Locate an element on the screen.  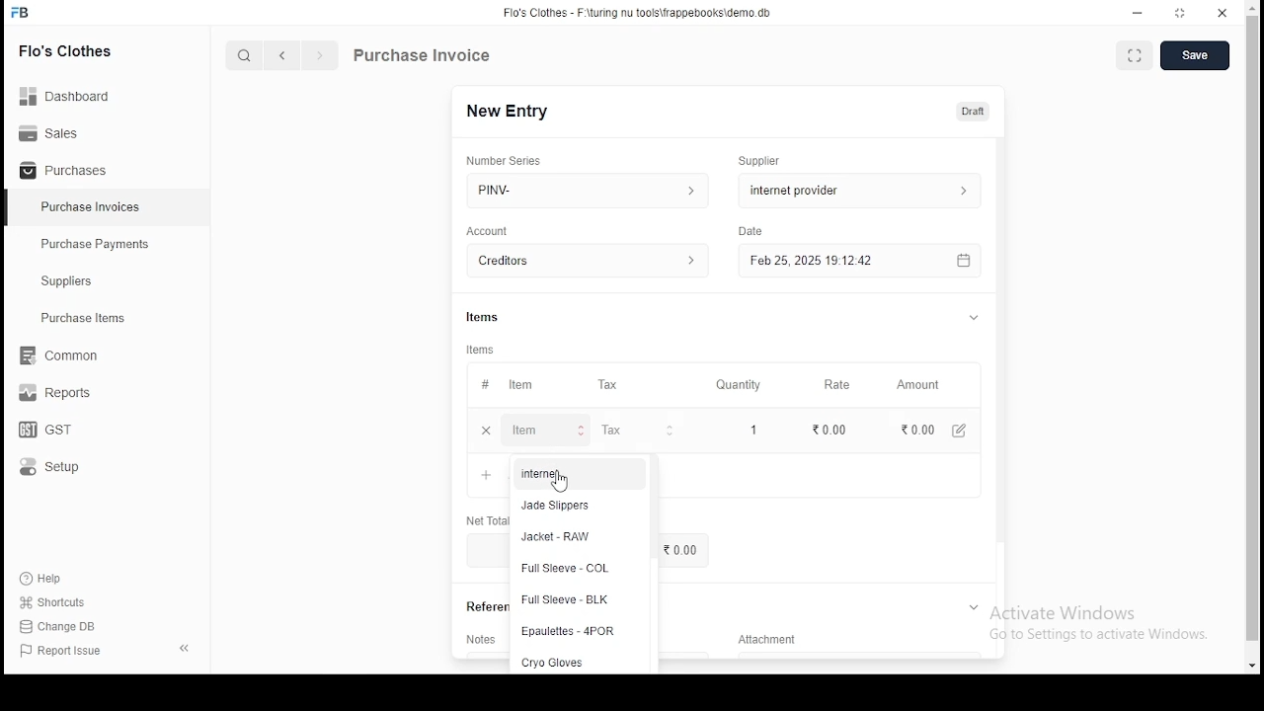
common is located at coordinates (64, 355).